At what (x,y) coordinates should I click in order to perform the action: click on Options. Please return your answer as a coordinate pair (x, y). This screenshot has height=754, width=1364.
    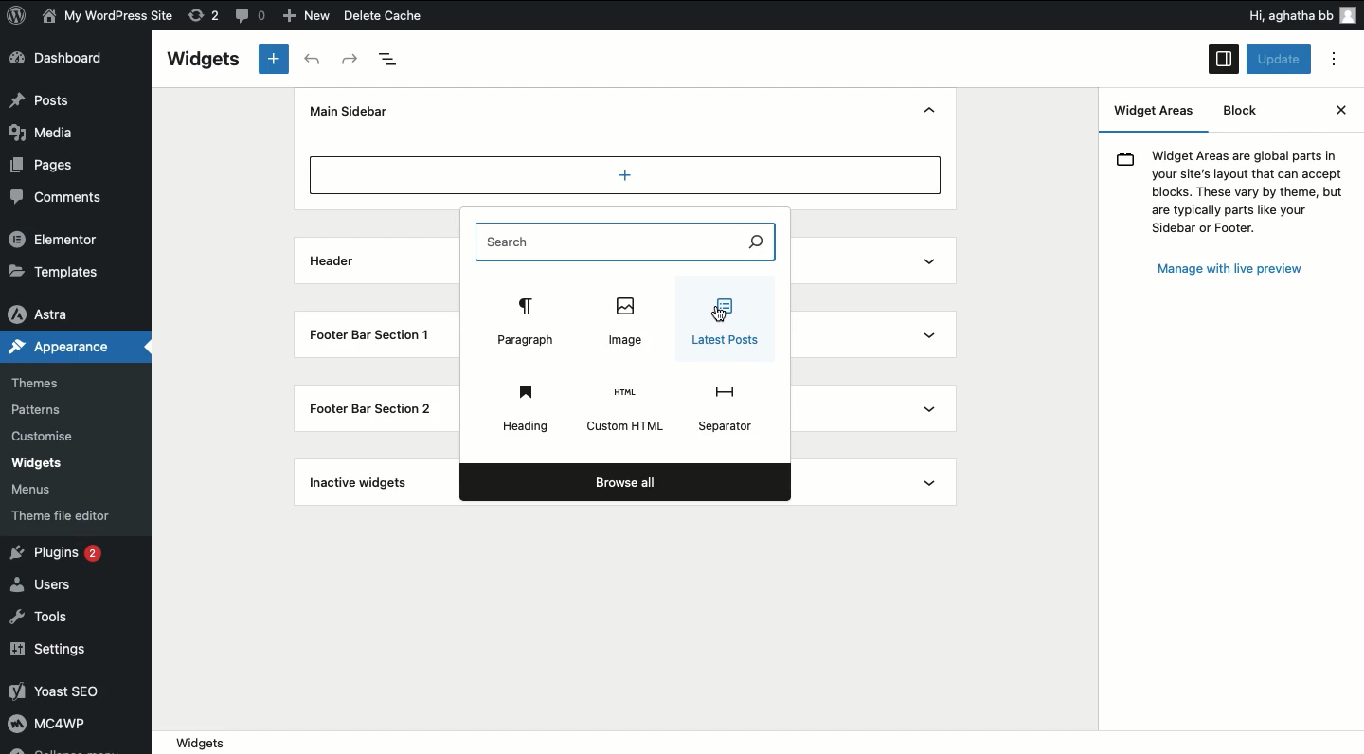
    Looking at the image, I should click on (1334, 60).